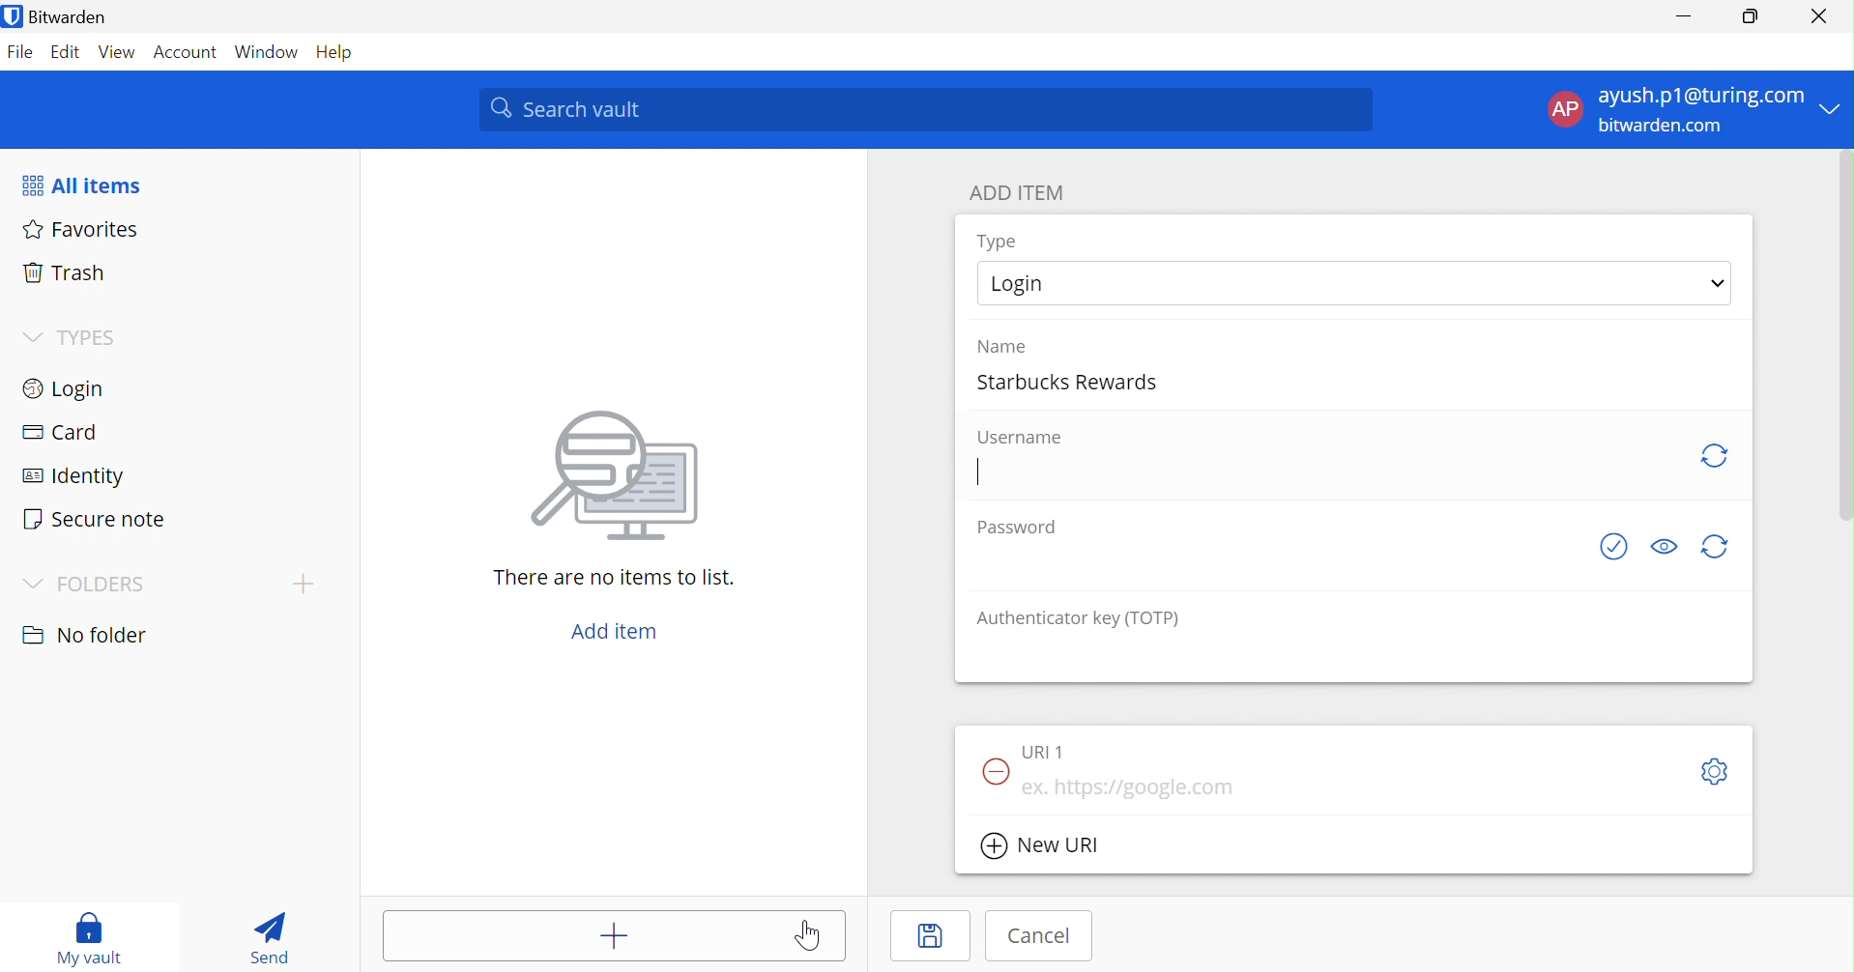  What do you see at coordinates (188, 52) in the screenshot?
I see `Account` at bounding box center [188, 52].